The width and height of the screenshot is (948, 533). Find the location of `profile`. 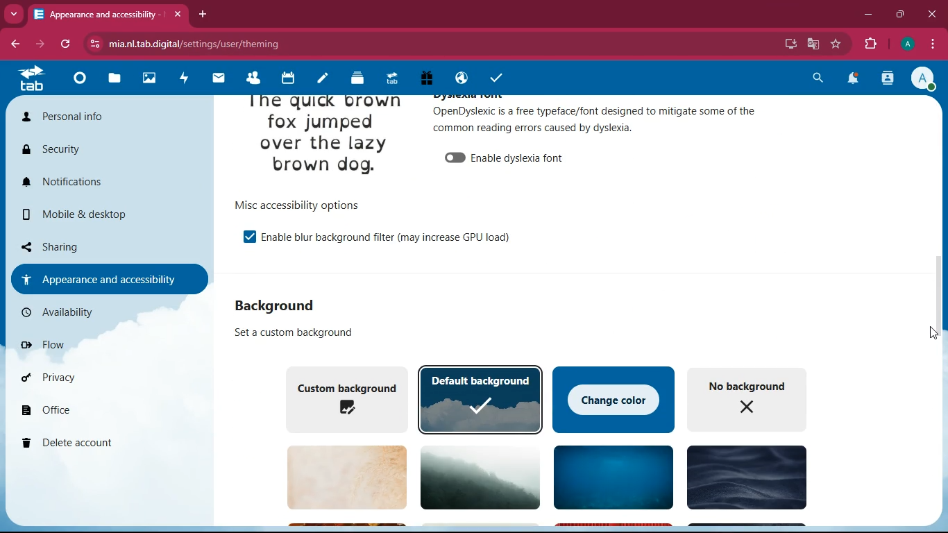

profile is located at coordinates (926, 79).